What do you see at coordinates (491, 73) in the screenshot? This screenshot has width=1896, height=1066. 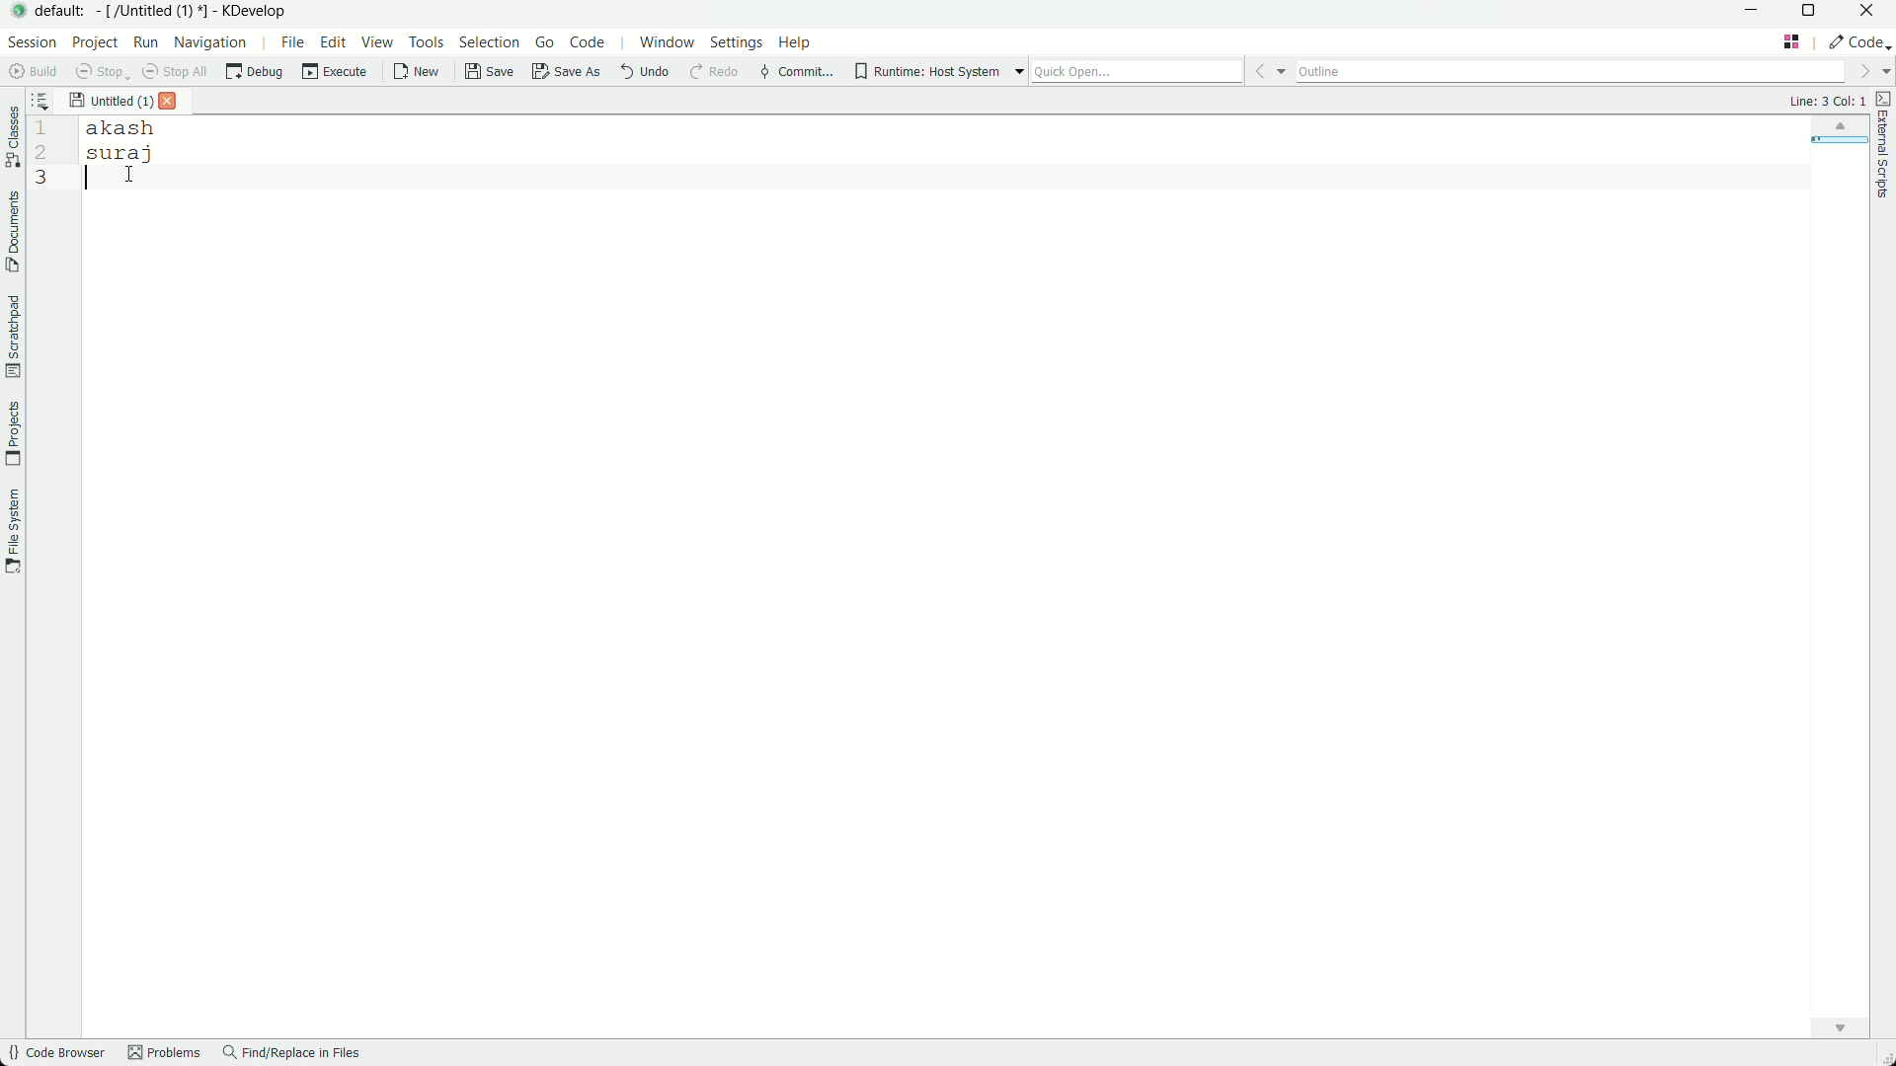 I see `save file` at bounding box center [491, 73].